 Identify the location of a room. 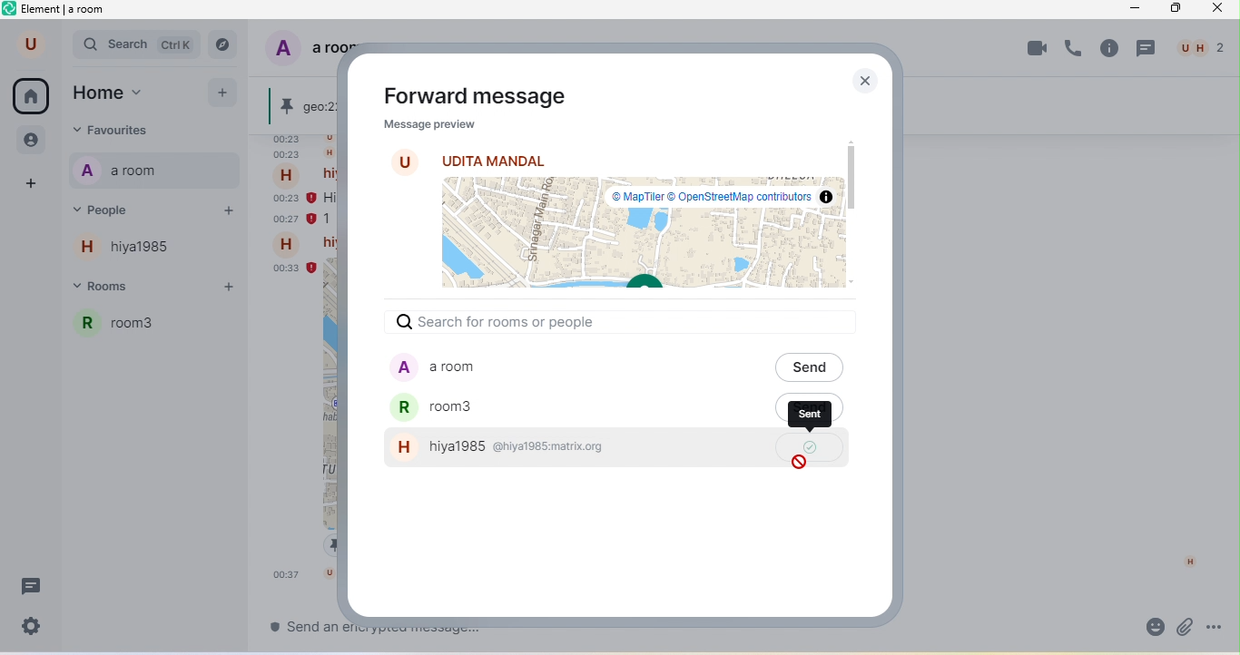
(568, 368).